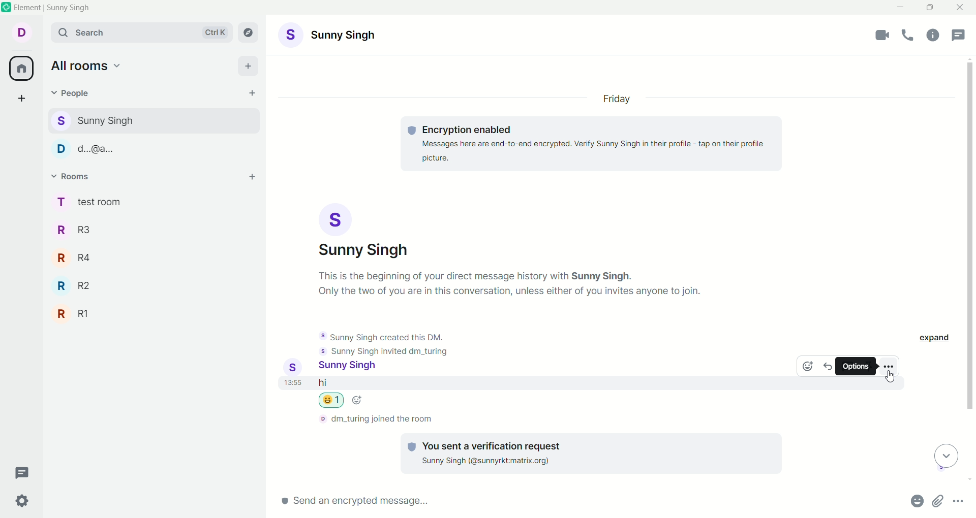 This screenshot has width=976, height=518. I want to click on threads, so click(963, 35).